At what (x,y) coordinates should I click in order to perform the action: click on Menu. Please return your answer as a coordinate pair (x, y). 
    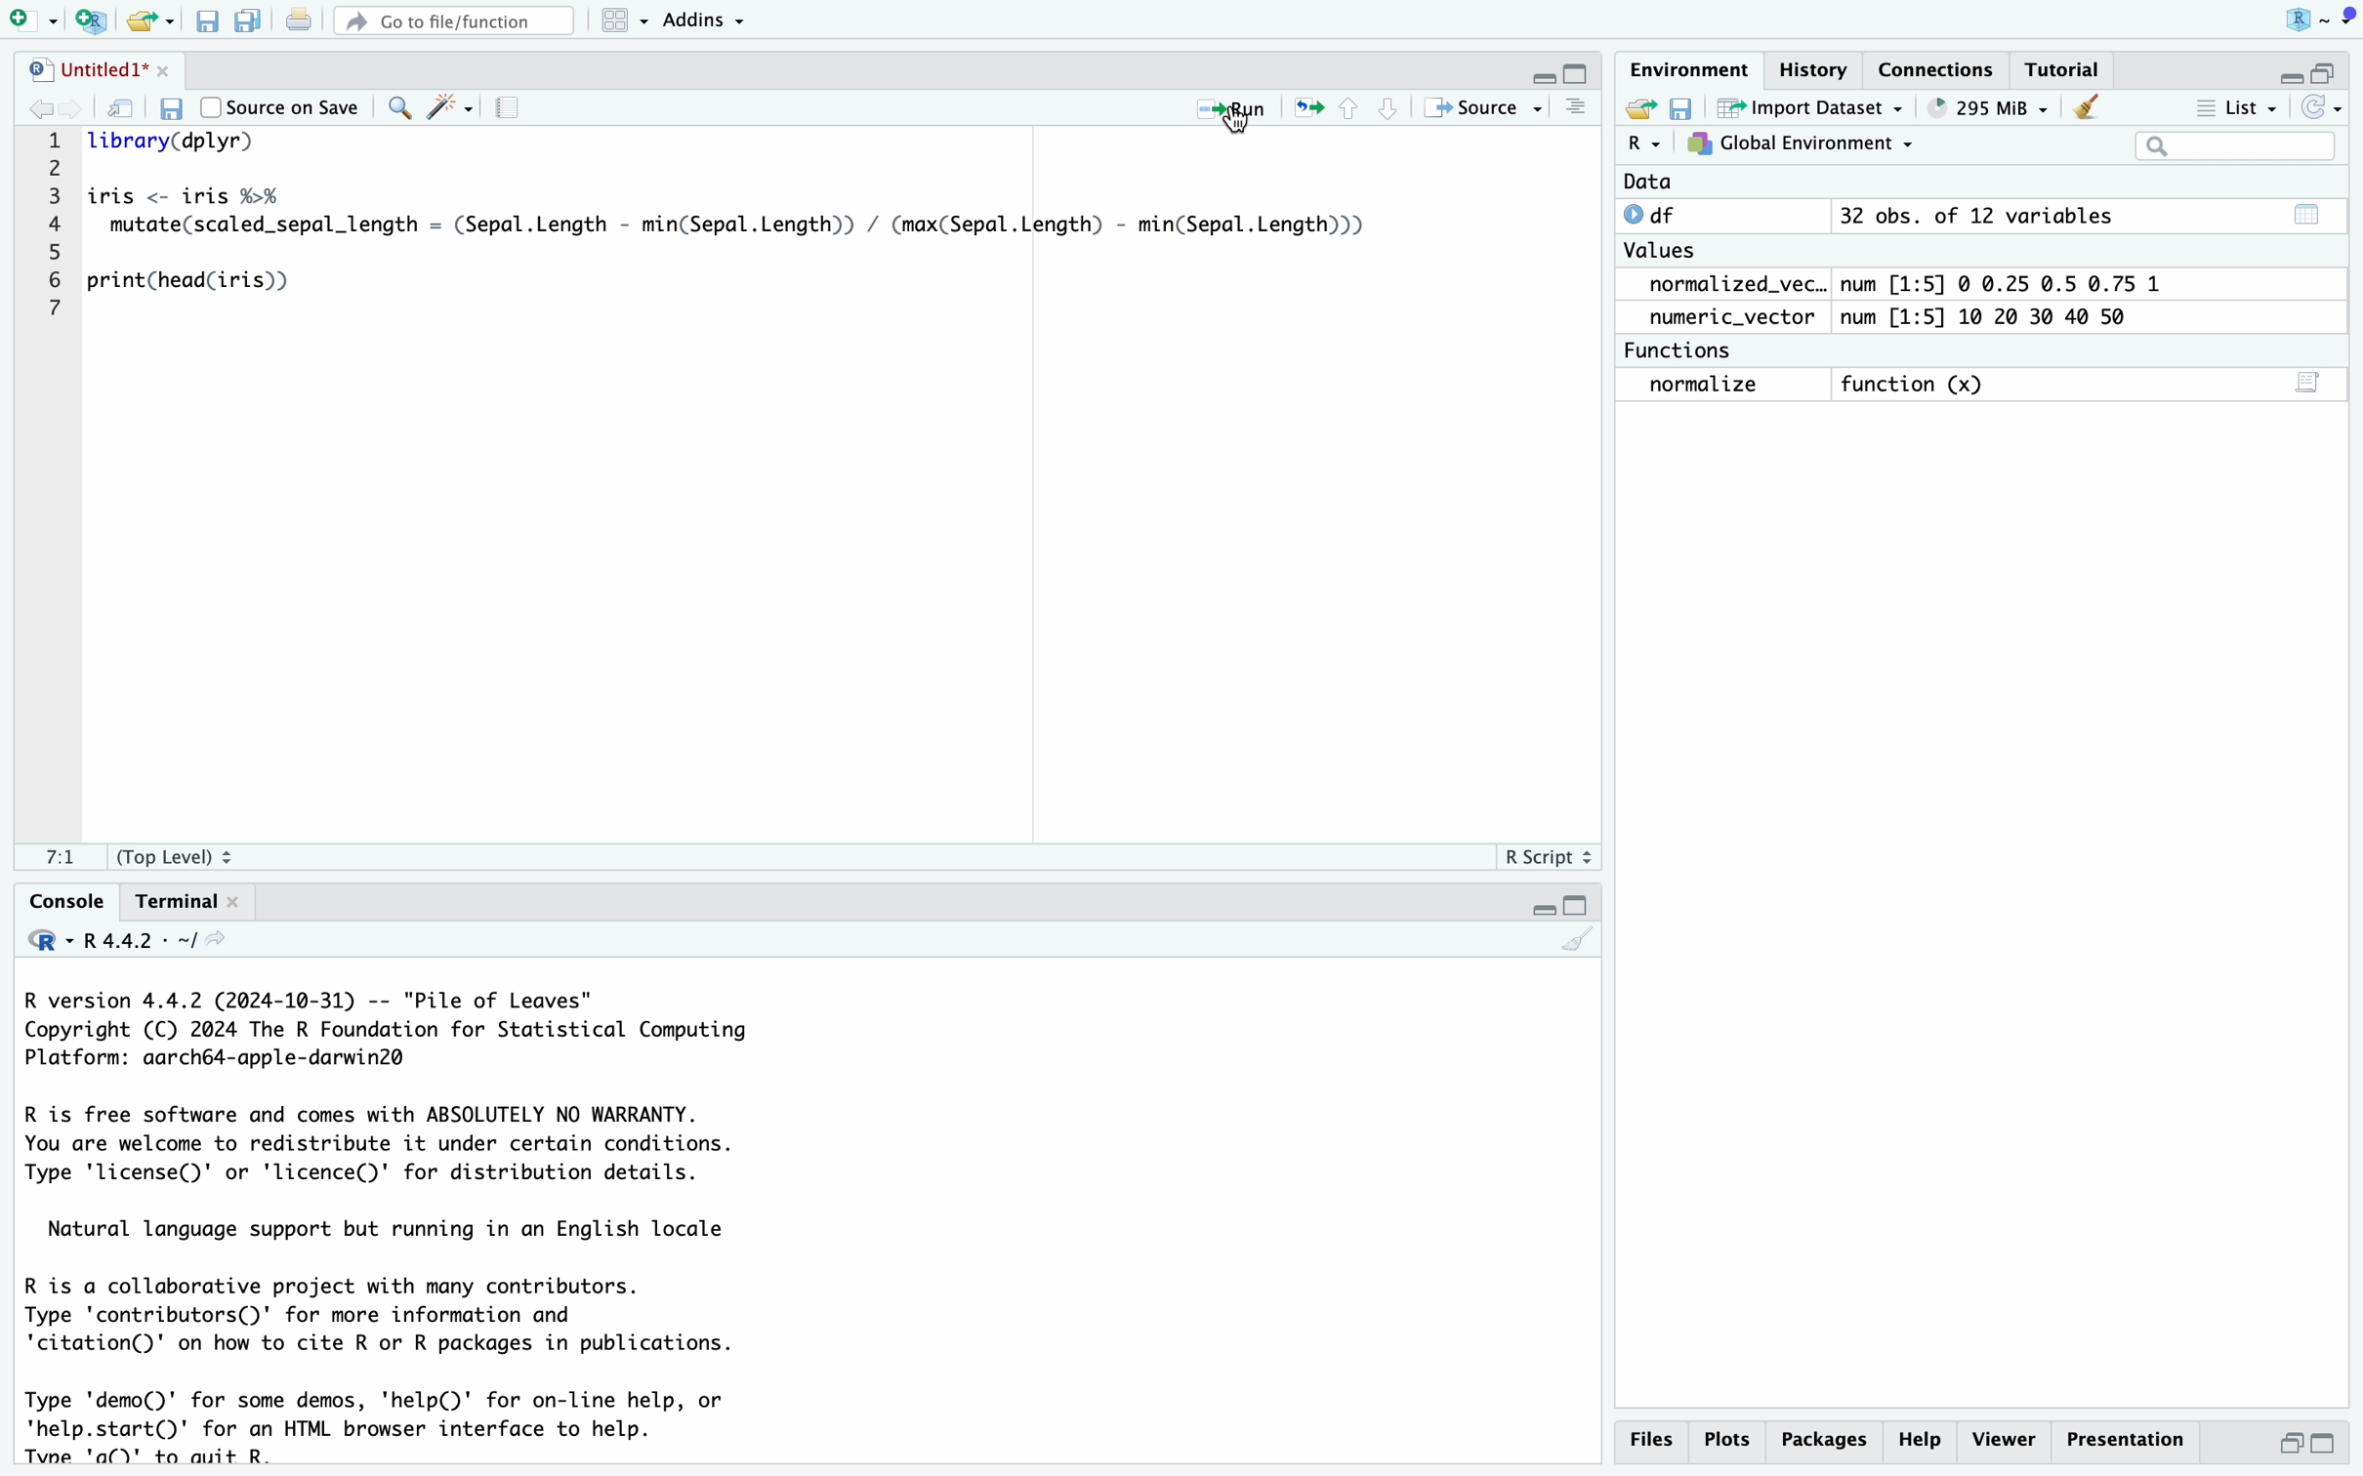
    Looking at the image, I should click on (626, 20).